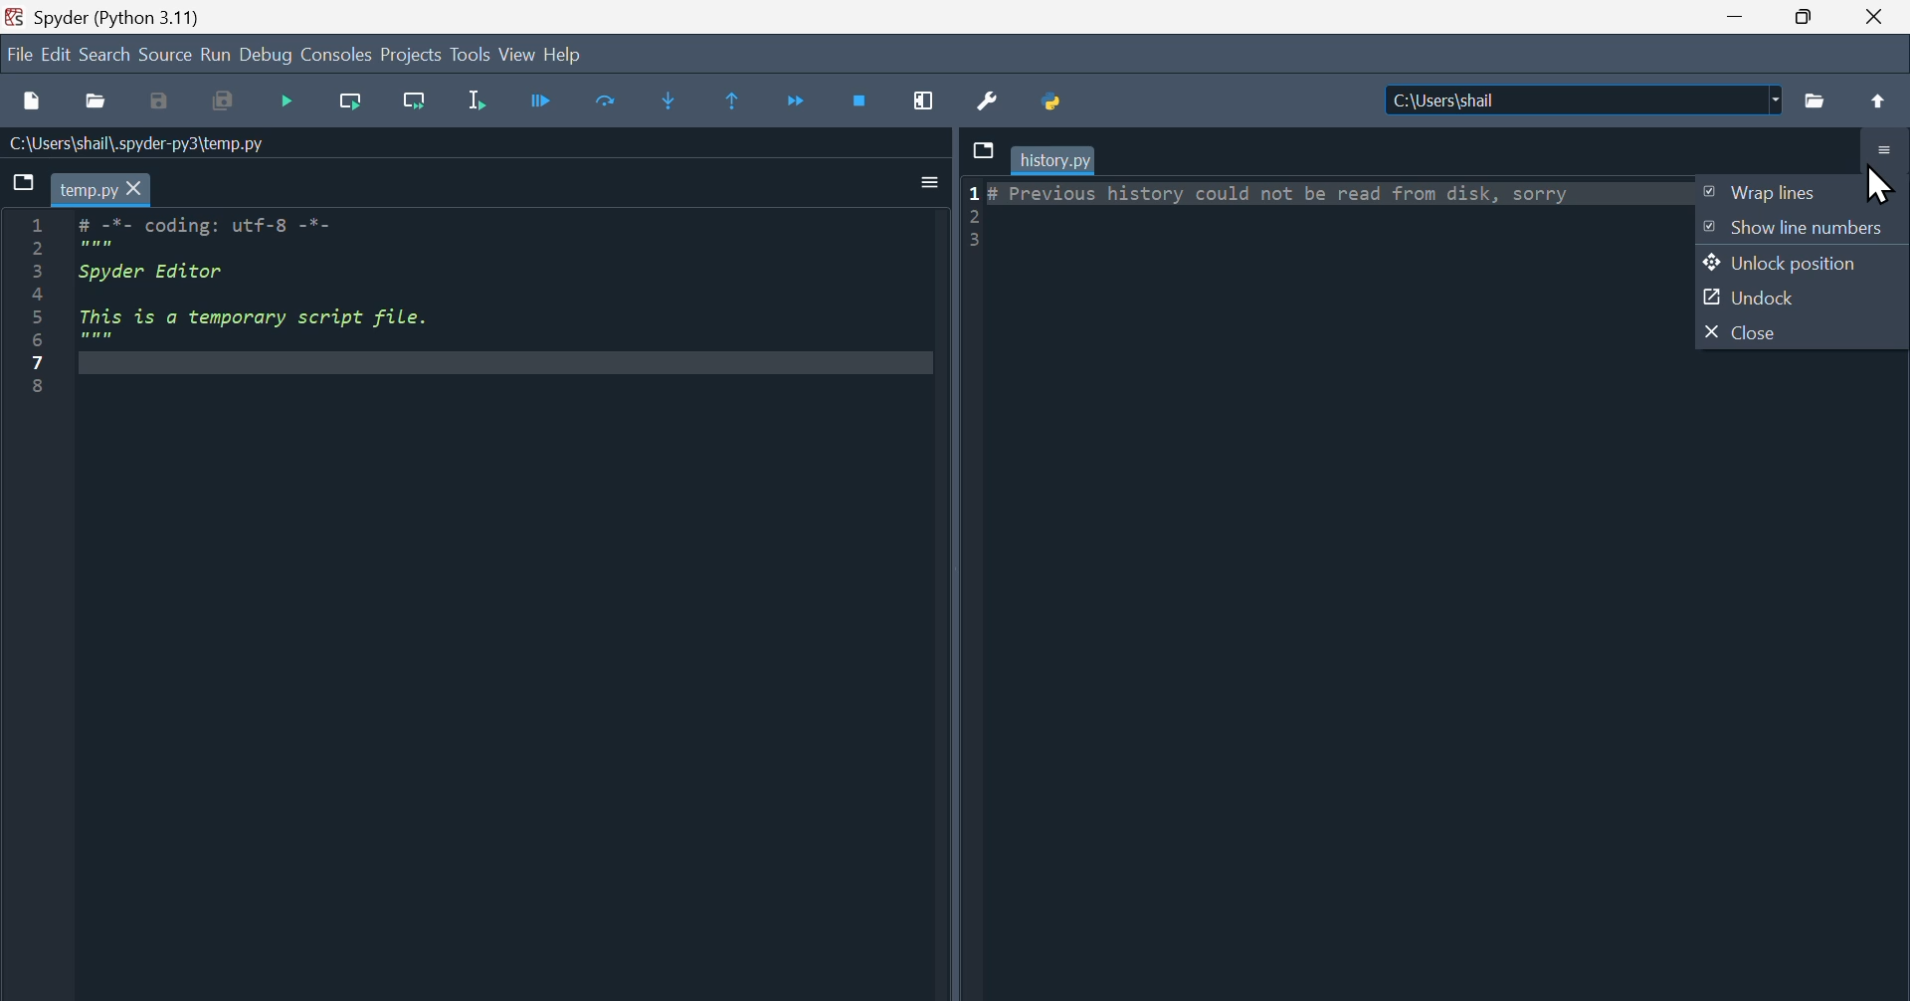 The image size is (1910, 1001). Describe the element at coordinates (54, 55) in the screenshot. I see `Edit` at that location.